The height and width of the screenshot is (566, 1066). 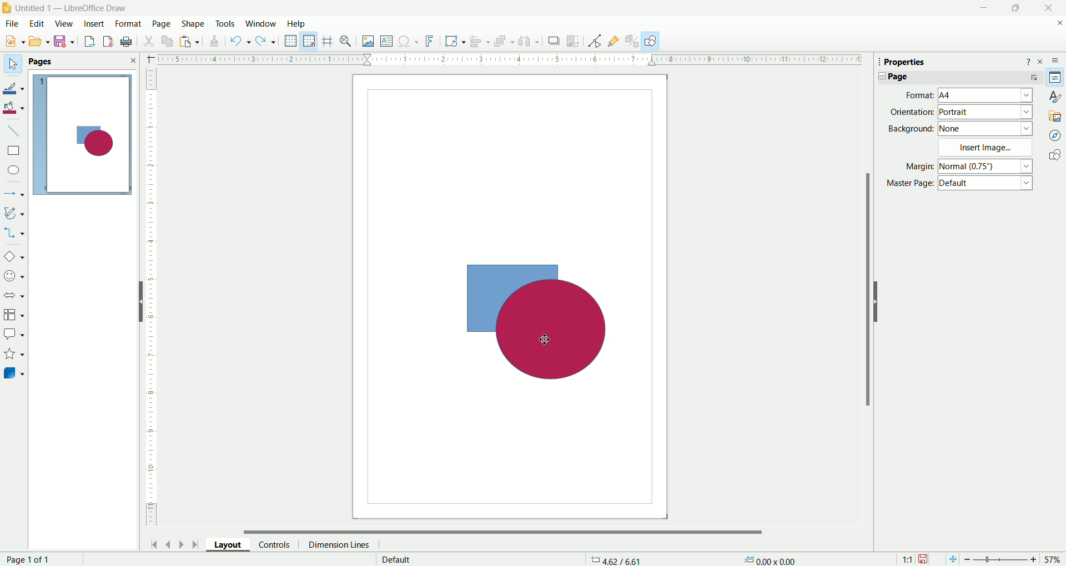 What do you see at coordinates (529, 41) in the screenshot?
I see `select atleast three objects to distribute` at bounding box center [529, 41].